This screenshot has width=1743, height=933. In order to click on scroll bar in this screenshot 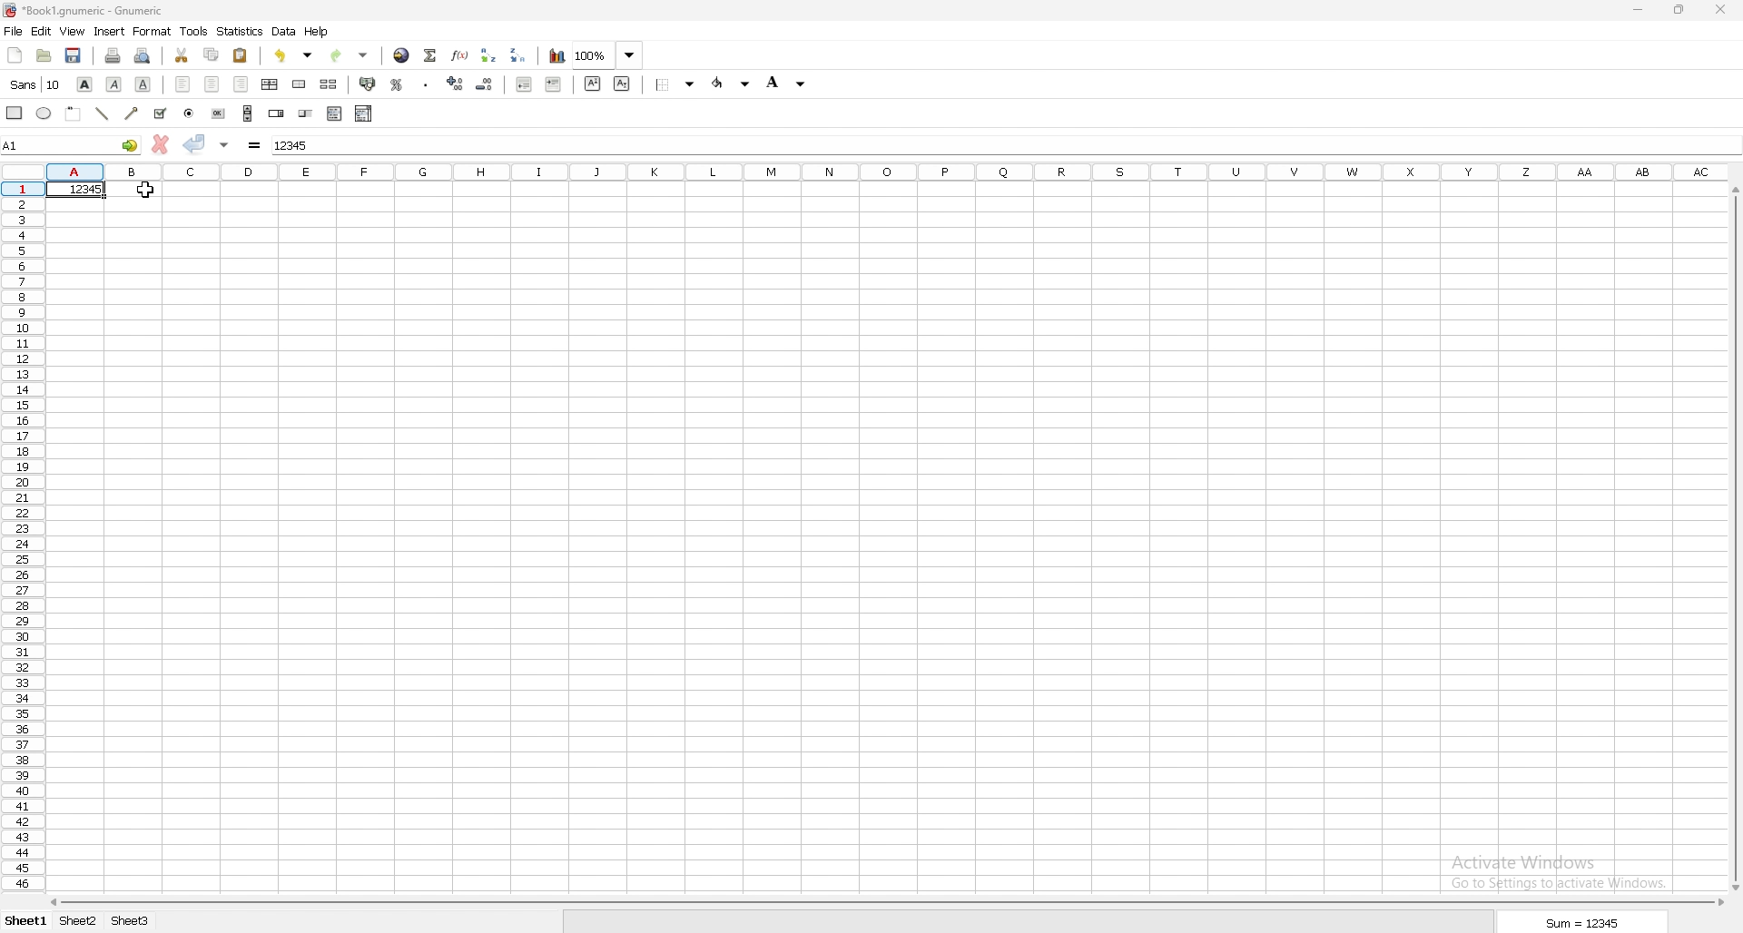, I will do `click(248, 113)`.